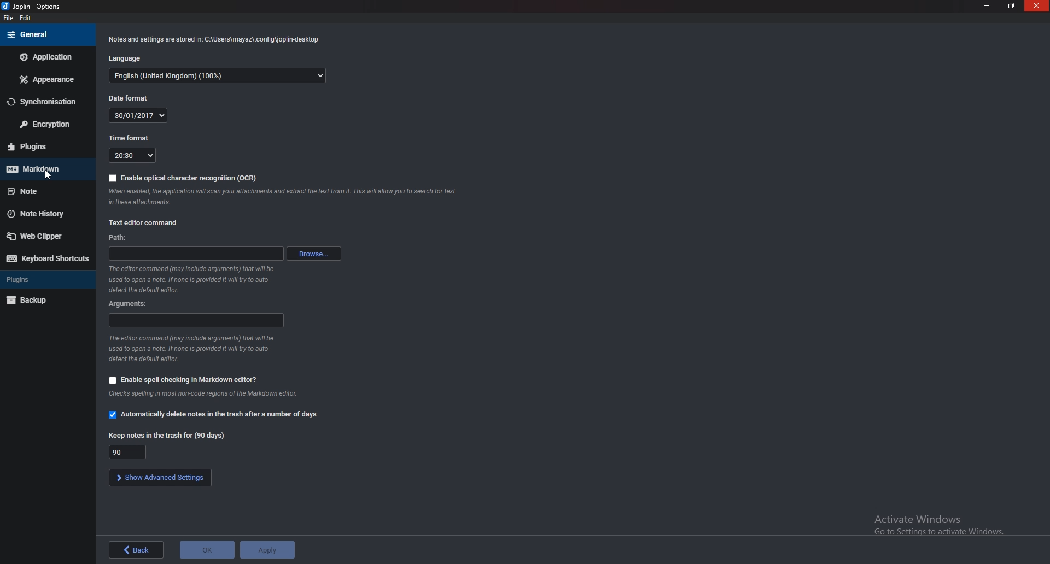 This screenshot has height=564, width=1050. Describe the element at coordinates (195, 254) in the screenshot. I see `path` at that location.